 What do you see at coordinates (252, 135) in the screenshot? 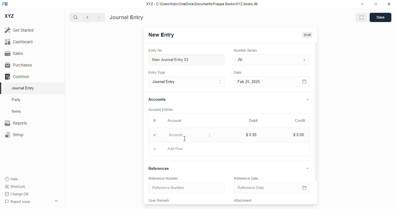
I see `$0.00` at bounding box center [252, 135].